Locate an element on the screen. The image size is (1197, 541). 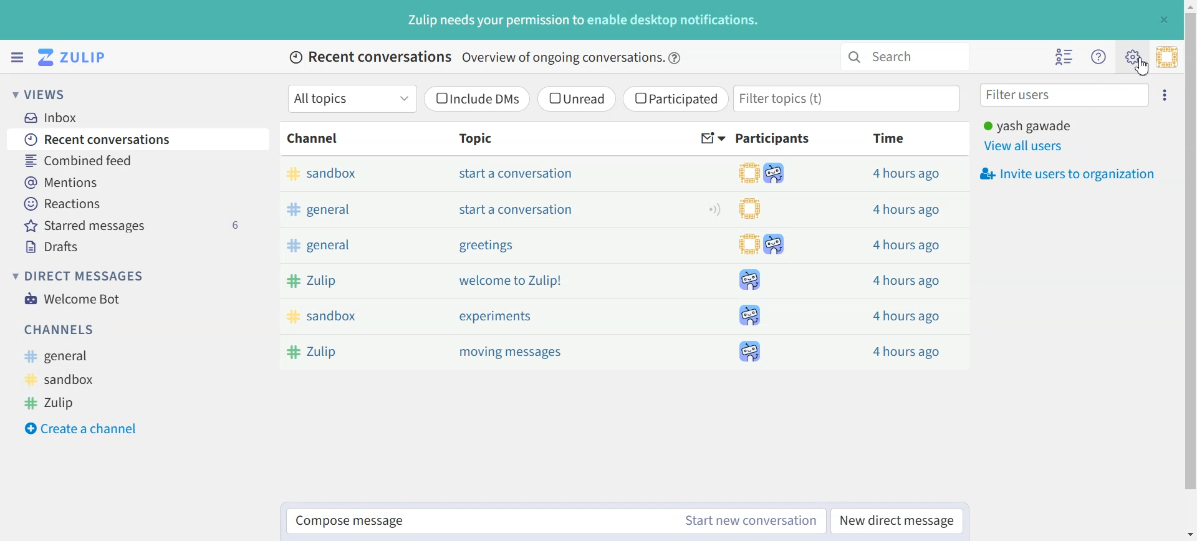
Greetings is located at coordinates (485, 246).